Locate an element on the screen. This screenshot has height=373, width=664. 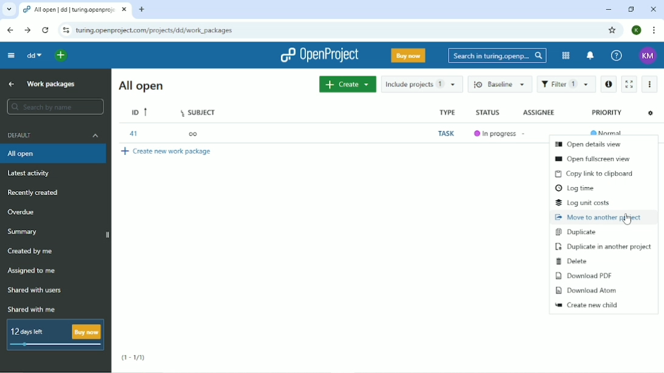
View site information is located at coordinates (65, 30).